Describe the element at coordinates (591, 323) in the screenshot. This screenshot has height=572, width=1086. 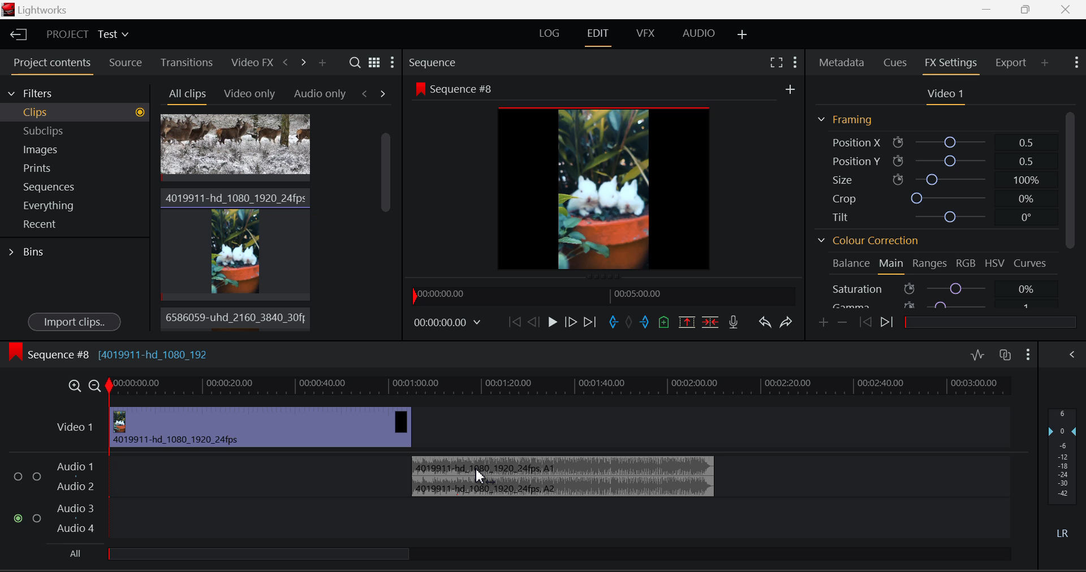
I see `To End` at that location.